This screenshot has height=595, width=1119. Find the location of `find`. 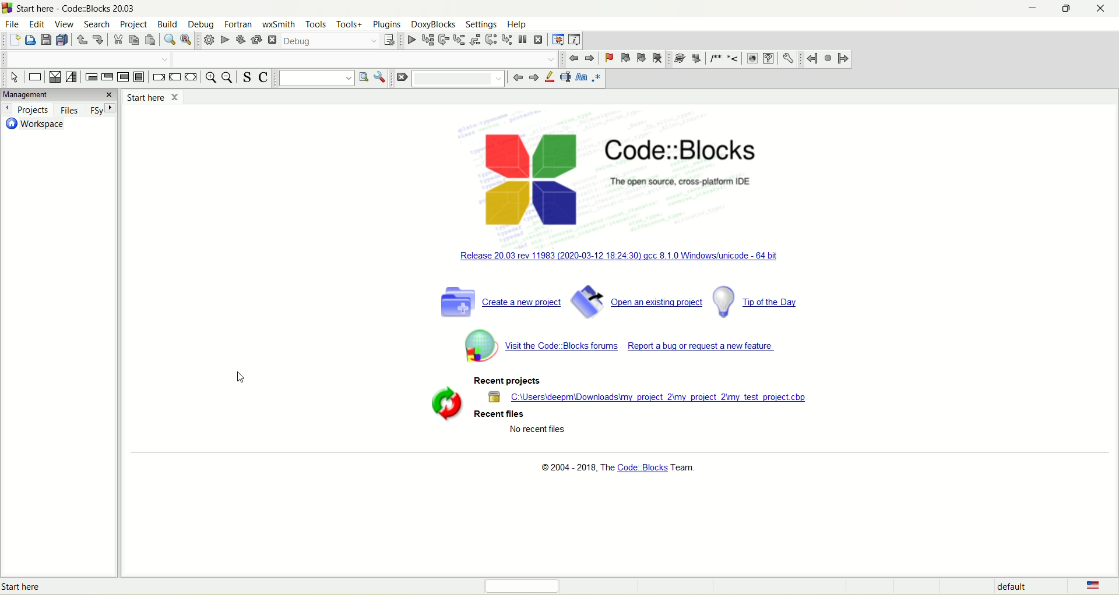

find is located at coordinates (170, 40).